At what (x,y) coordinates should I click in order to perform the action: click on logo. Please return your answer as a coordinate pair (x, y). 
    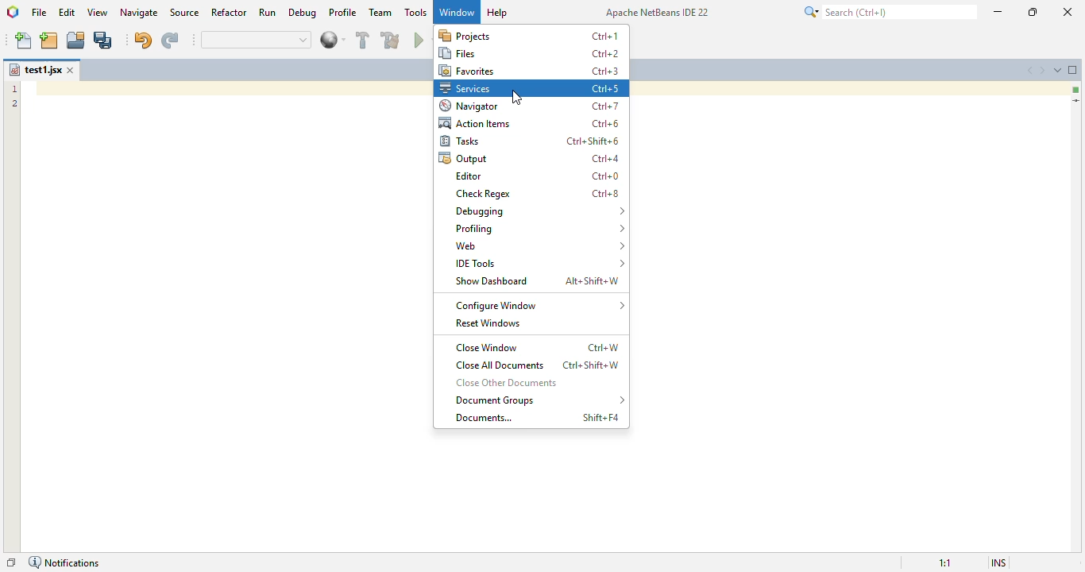
    Looking at the image, I should click on (13, 11).